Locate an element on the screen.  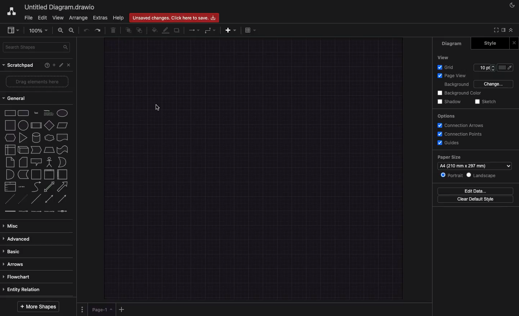
Trash is located at coordinates (112, 29).